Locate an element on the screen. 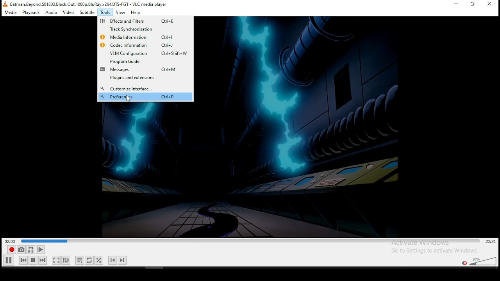  customize interface is located at coordinates (143, 89).